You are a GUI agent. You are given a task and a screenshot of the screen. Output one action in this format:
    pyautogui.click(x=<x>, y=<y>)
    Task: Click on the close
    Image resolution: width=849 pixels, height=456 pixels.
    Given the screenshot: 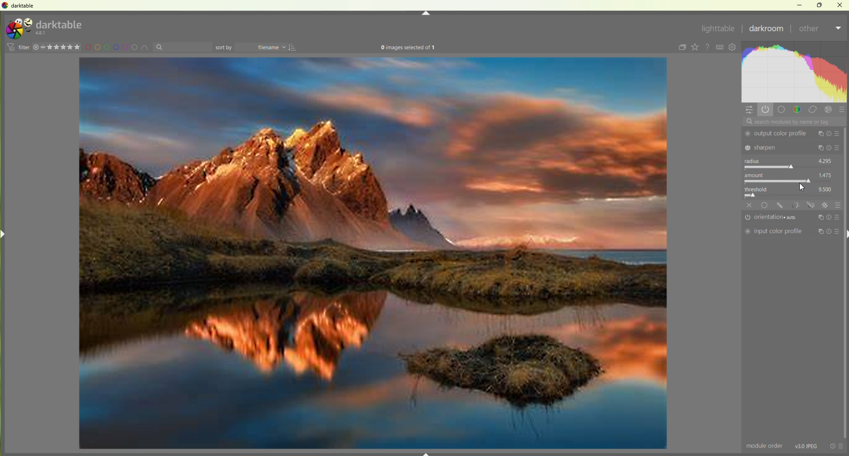 What is the action you would take?
    pyautogui.click(x=750, y=205)
    